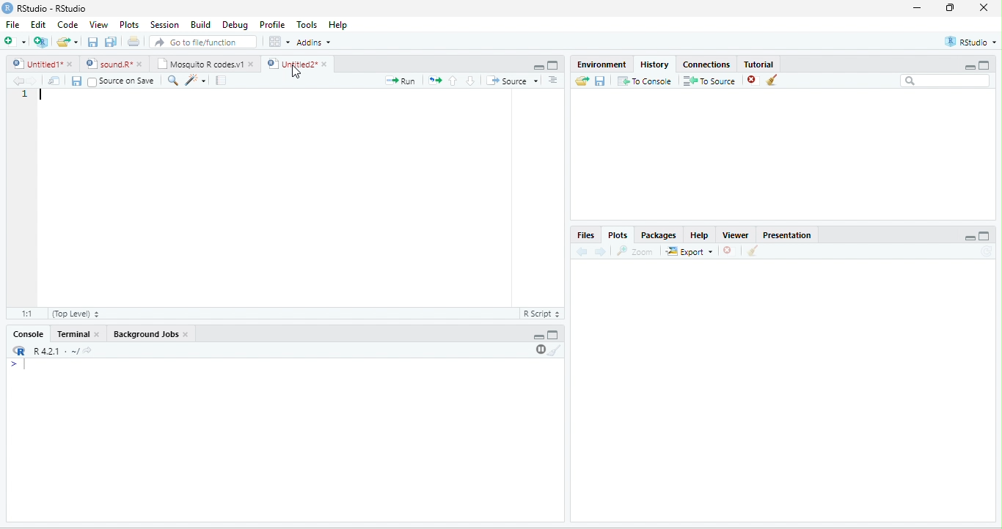 Image resolution: width=1002 pixels, height=529 pixels. What do you see at coordinates (76, 314) in the screenshot?
I see `Top Level` at bounding box center [76, 314].